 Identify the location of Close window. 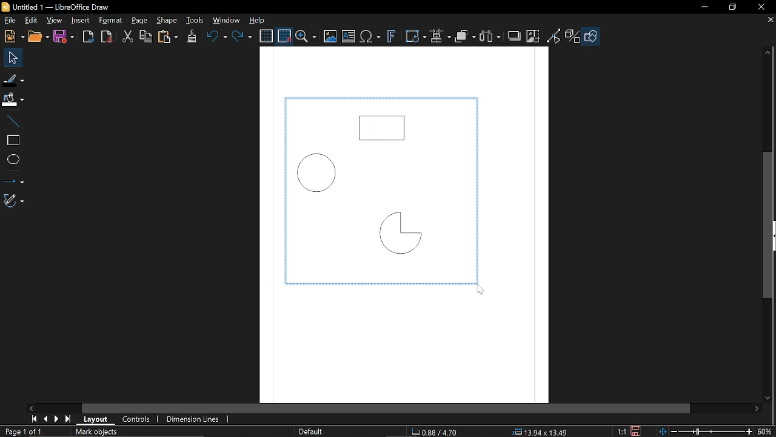
(760, 5).